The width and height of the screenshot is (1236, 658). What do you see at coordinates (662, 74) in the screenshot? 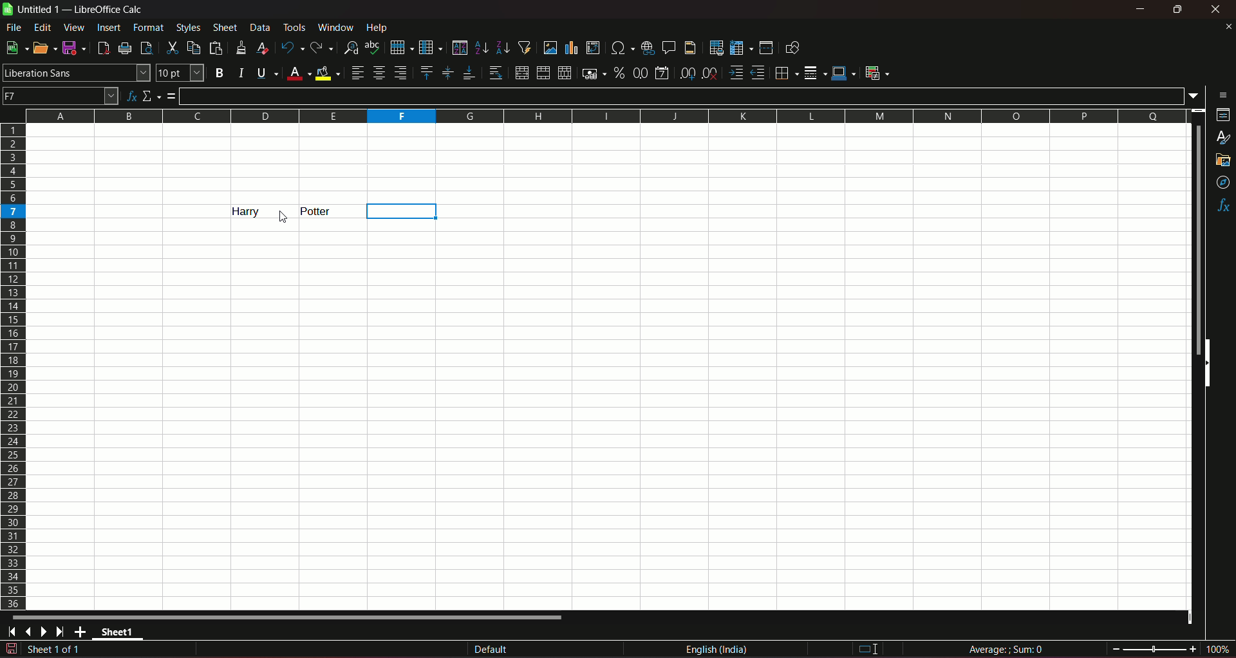
I see `format as date` at bounding box center [662, 74].